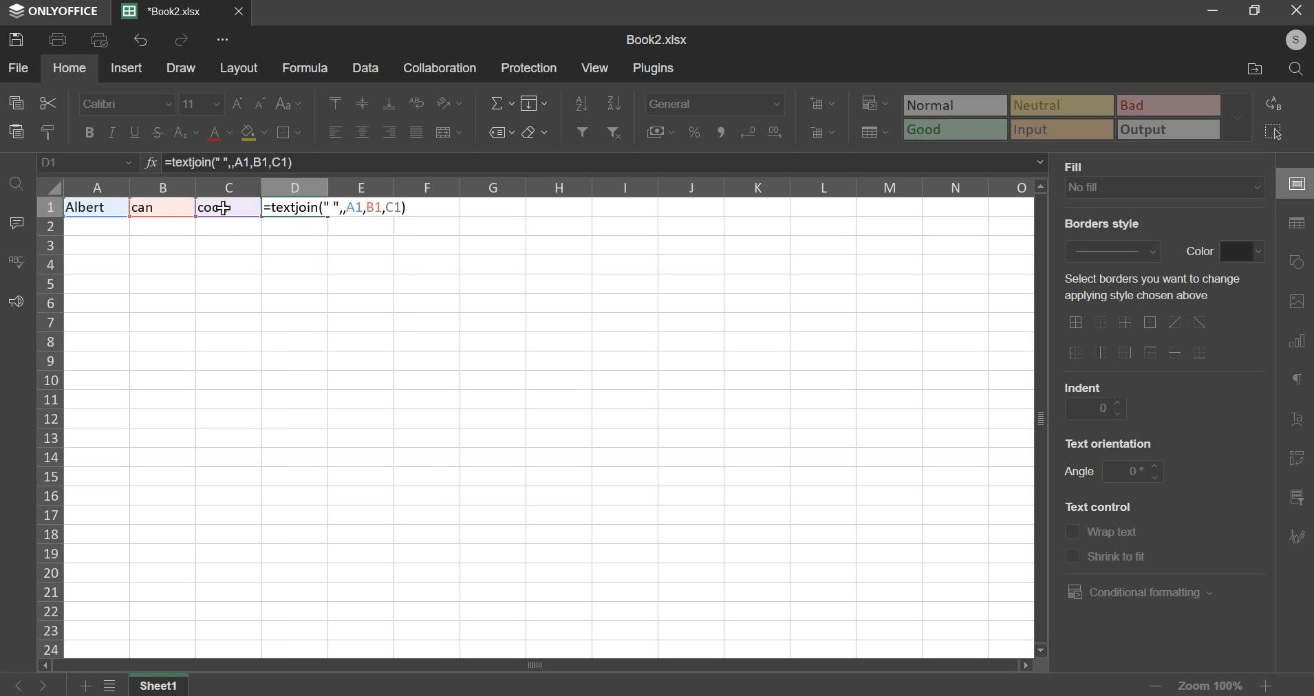 The image size is (1314, 696). I want to click on feedback, so click(16, 303).